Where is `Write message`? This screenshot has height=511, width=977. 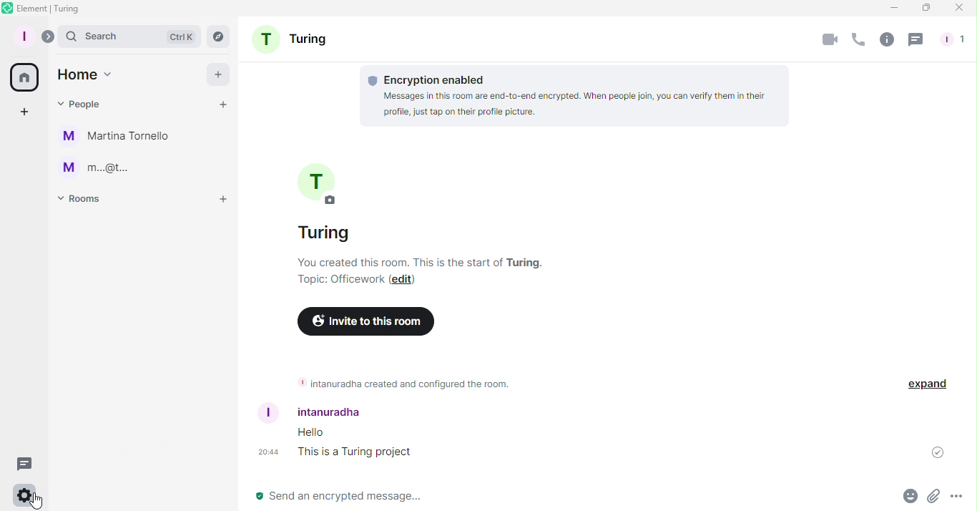 Write message is located at coordinates (567, 495).